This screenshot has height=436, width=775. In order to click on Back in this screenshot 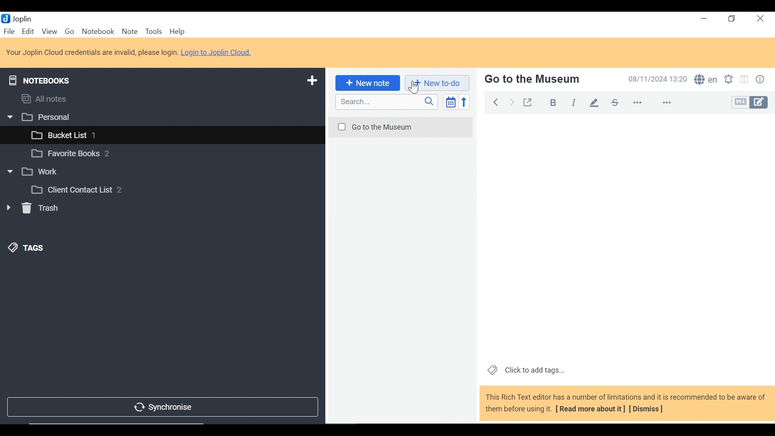, I will do `click(494, 101)`.